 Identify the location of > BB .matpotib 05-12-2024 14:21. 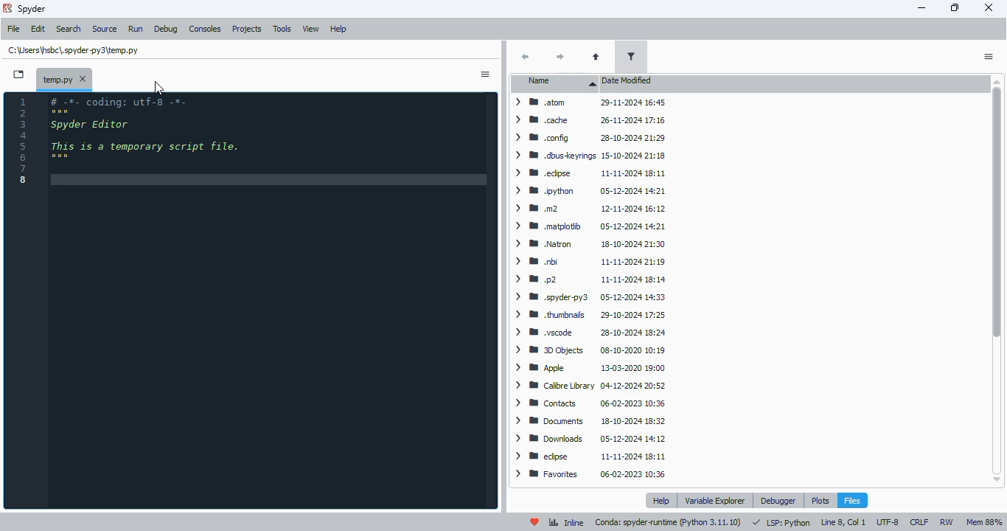
(588, 226).